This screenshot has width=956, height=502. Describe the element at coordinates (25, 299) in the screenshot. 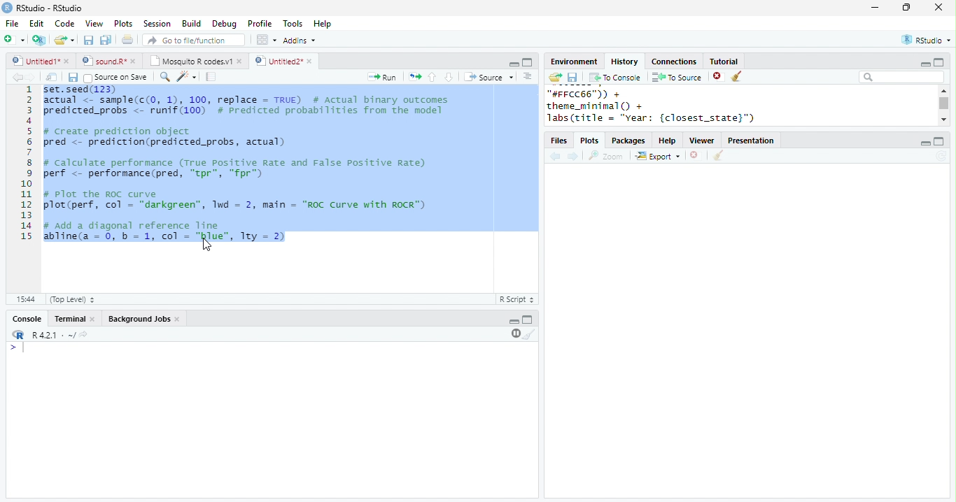

I see `15:44` at that location.